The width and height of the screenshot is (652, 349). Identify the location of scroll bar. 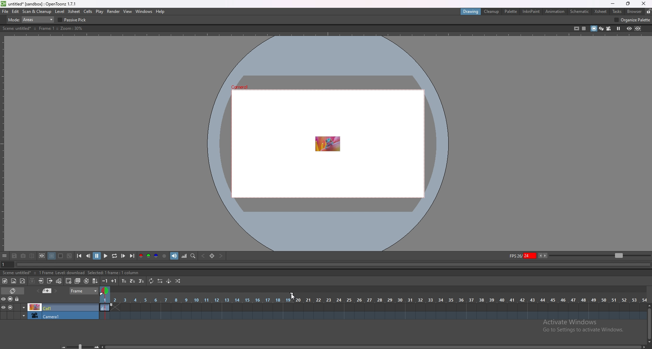
(373, 347).